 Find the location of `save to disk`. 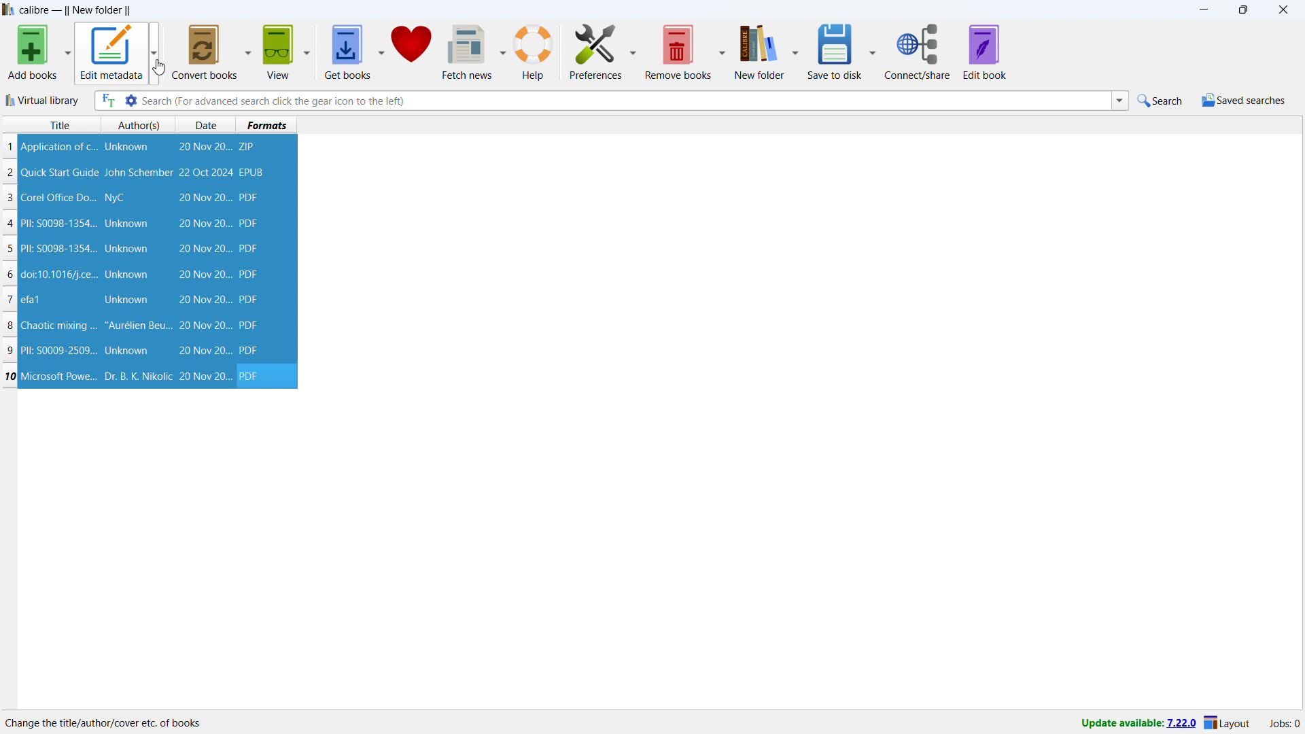

save to disk is located at coordinates (836, 50).